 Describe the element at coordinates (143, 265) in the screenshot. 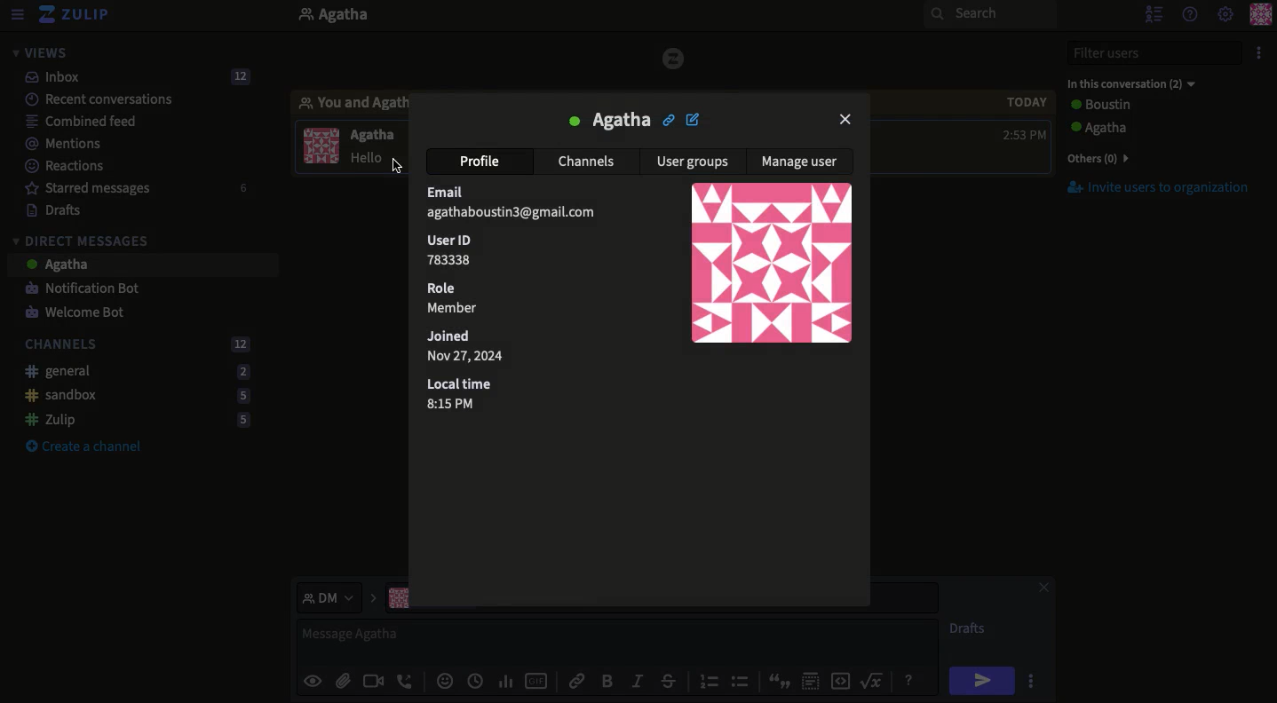

I see `Message` at that location.